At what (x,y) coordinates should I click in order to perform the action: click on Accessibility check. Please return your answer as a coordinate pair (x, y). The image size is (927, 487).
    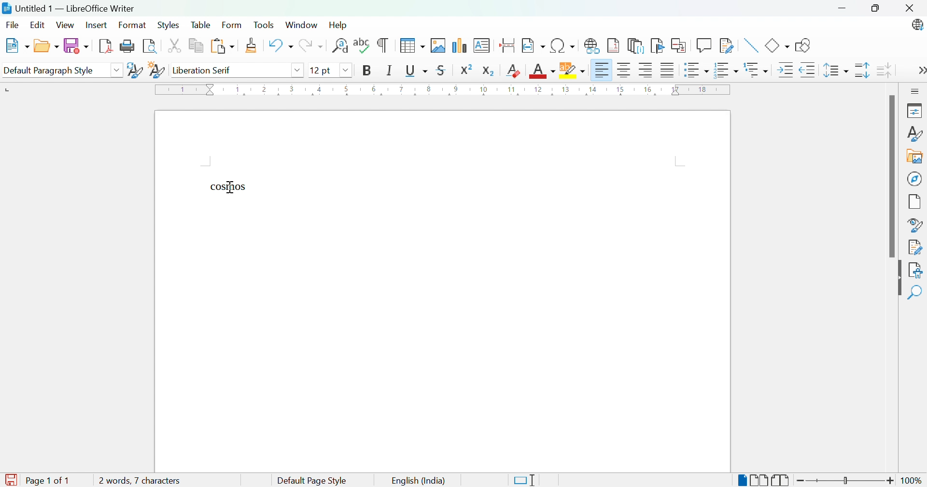
    Looking at the image, I should click on (917, 271).